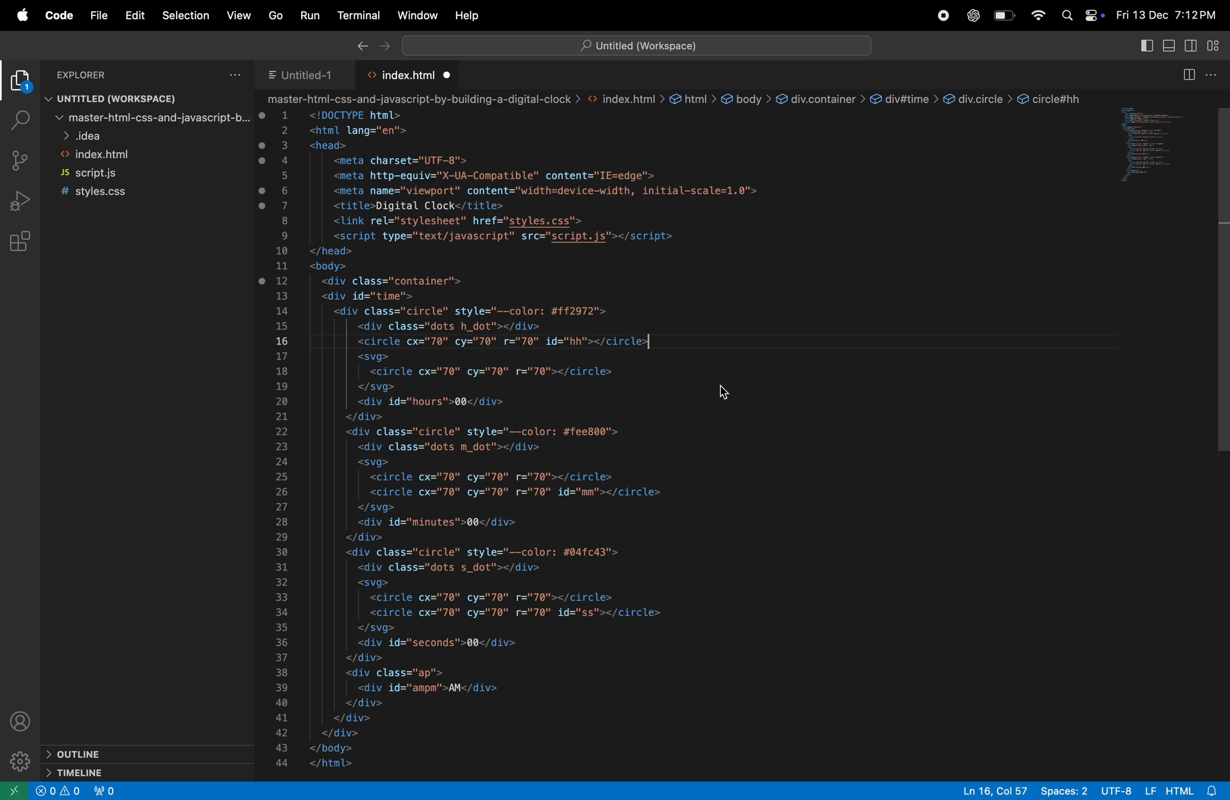 This screenshot has height=800, width=1230. I want to click on cursor, so click(723, 391).